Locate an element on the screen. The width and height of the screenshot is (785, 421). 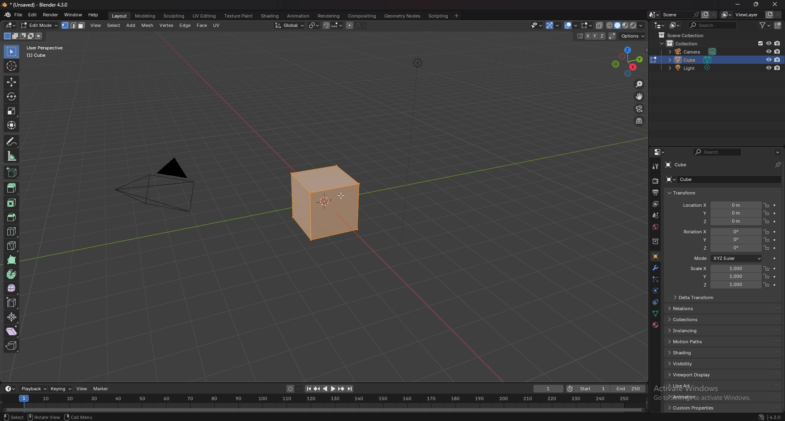
uv editing is located at coordinates (205, 16).